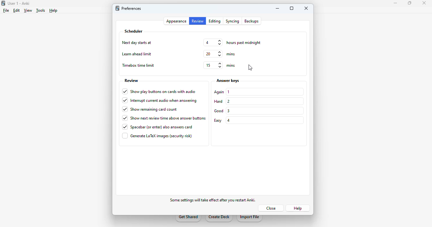  What do you see at coordinates (214, 200) in the screenshot?
I see `some effects will take effect after you restart Anki` at bounding box center [214, 200].